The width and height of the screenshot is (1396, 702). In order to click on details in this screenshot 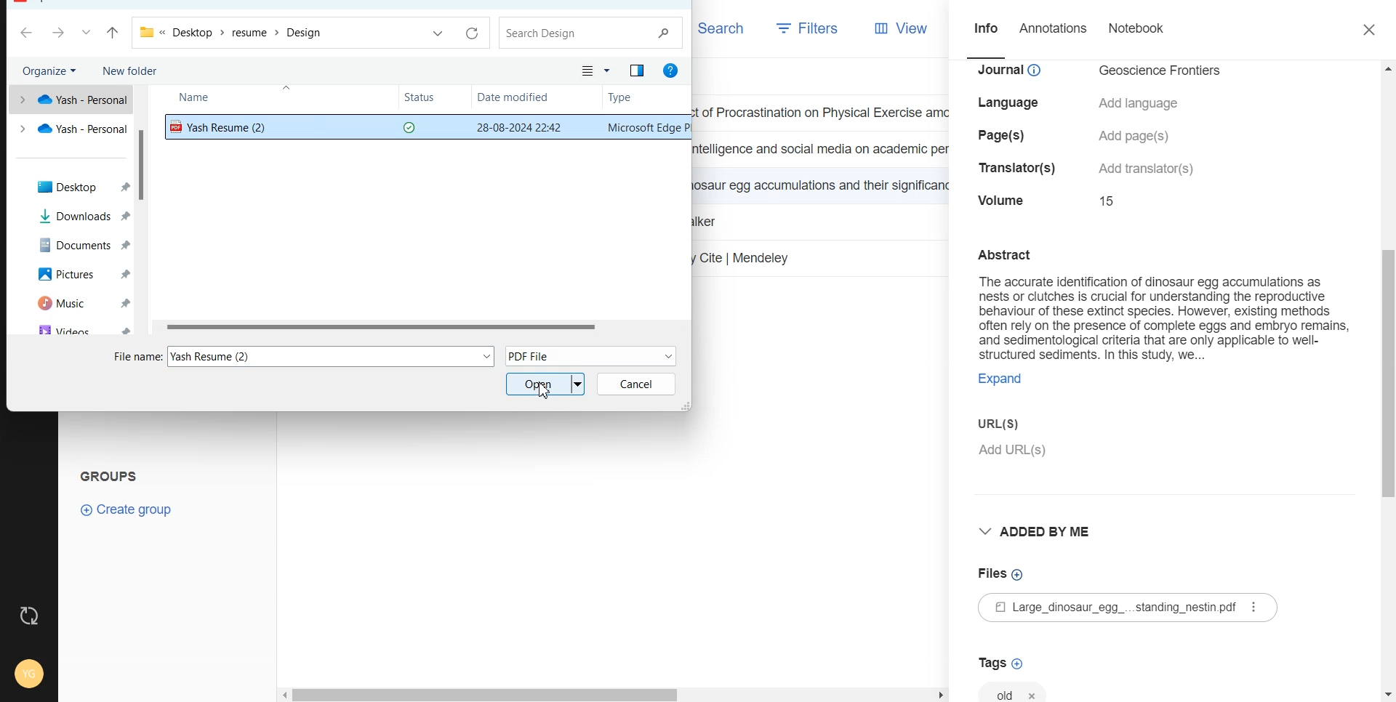, I will do `click(1014, 103)`.